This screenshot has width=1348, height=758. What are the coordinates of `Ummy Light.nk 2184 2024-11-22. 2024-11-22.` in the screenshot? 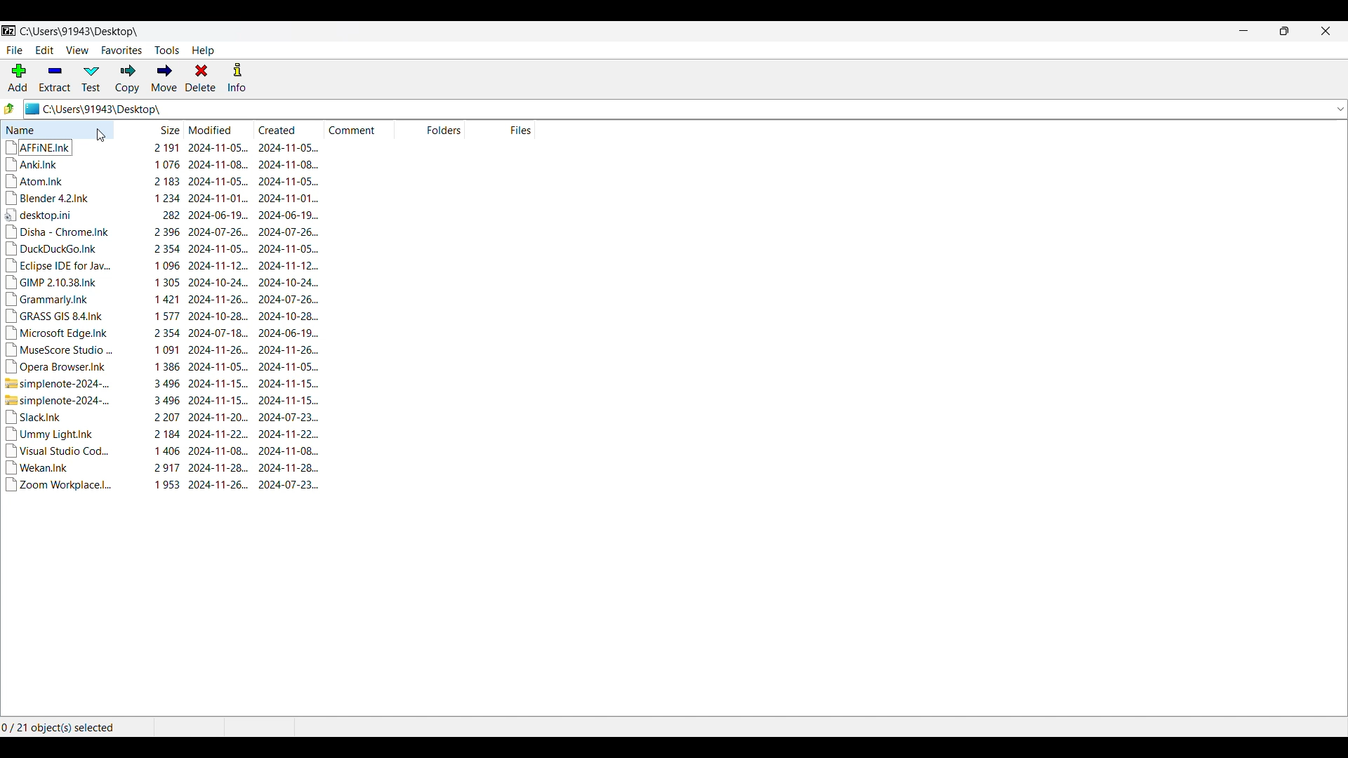 It's located at (163, 434).